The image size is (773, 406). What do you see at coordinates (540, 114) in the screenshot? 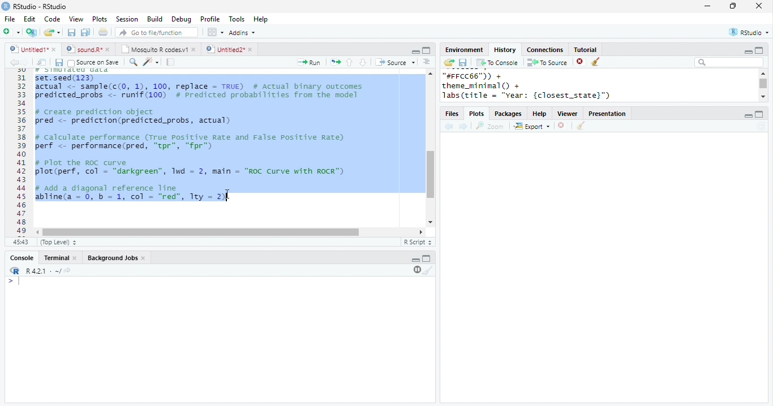
I see `help` at bounding box center [540, 114].